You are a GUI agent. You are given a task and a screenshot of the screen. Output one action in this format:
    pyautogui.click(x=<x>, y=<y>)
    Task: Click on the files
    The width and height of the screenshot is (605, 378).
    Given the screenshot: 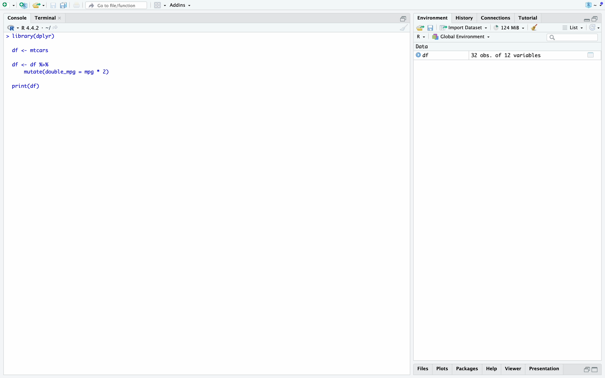 What is the action you would take?
    pyautogui.click(x=424, y=369)
    